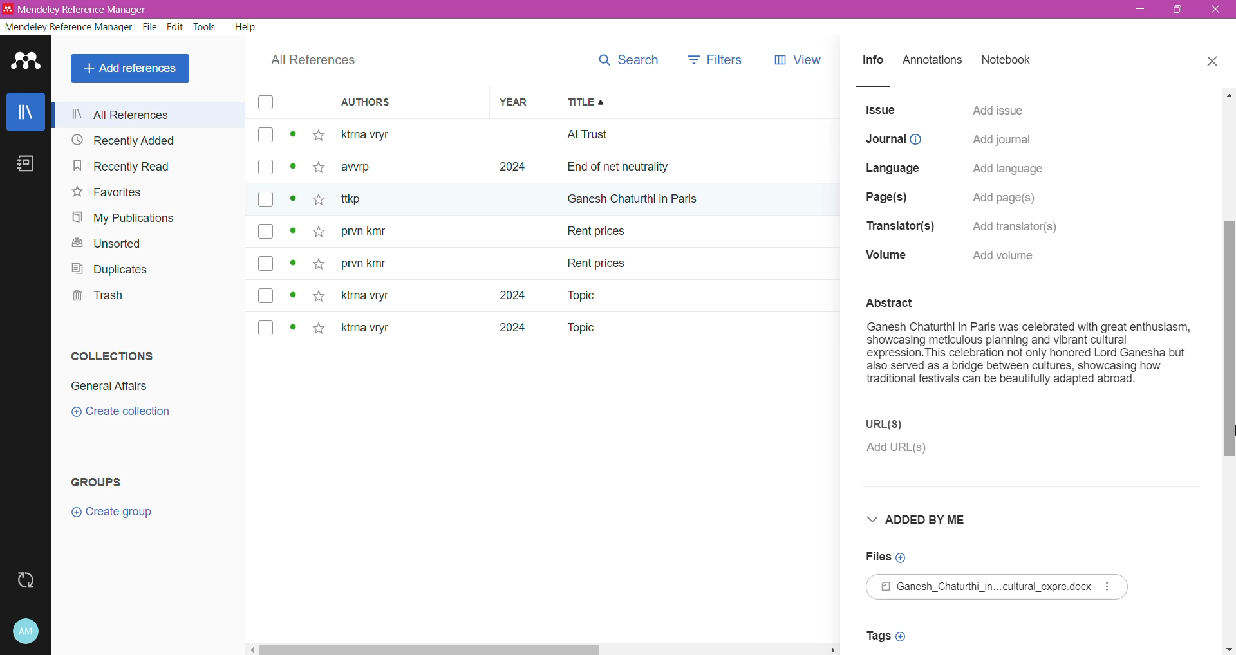 The width and height of the screenshot is (1236, 655). What do you see at coordinates (310, 62) in the screenshot?
I see `All References` at bounding box center [310, 62].